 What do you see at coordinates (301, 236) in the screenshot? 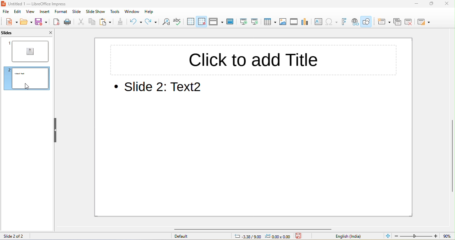
I see `the document has not been modified since last save` at bounding box center [301, 236].